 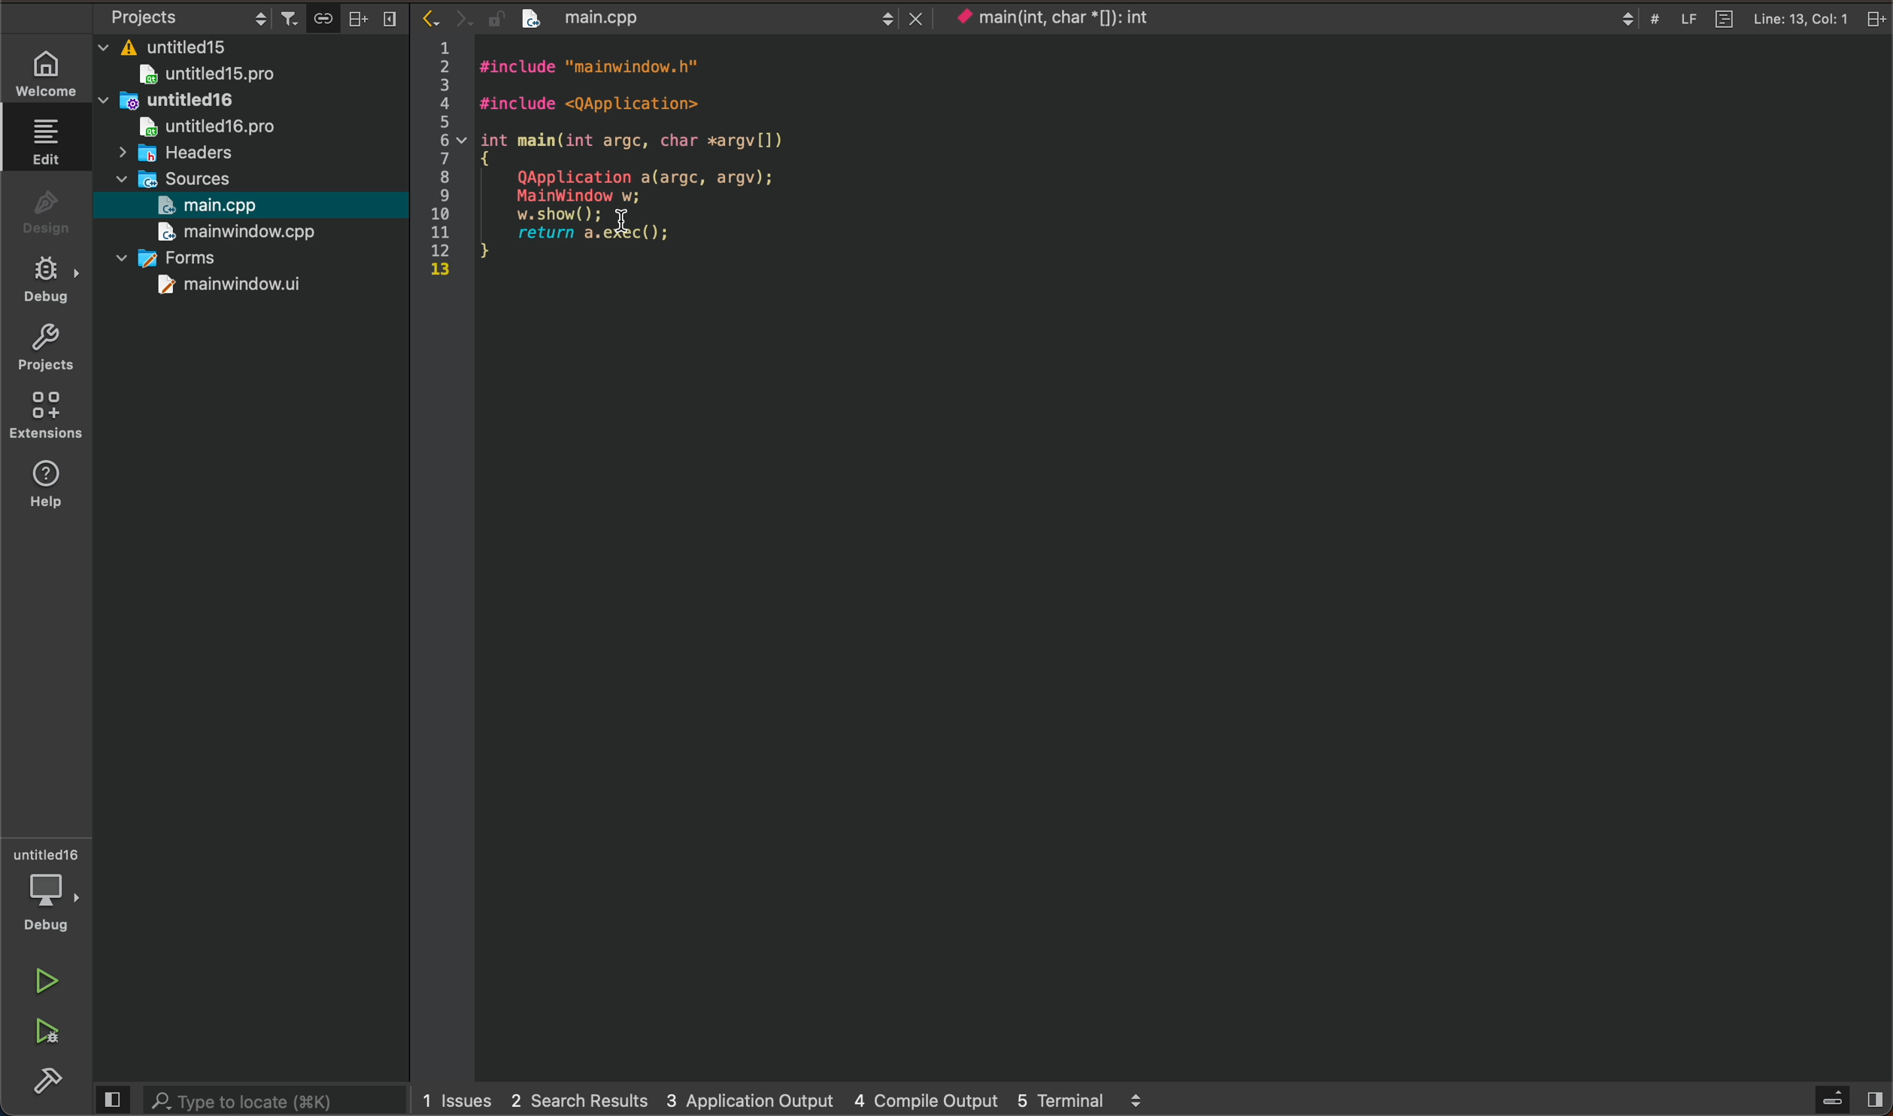 What do you see at coordinates (1841, 1097) in the screenshot?
I see `open sidebar` at bounding box center [1841, 1097].